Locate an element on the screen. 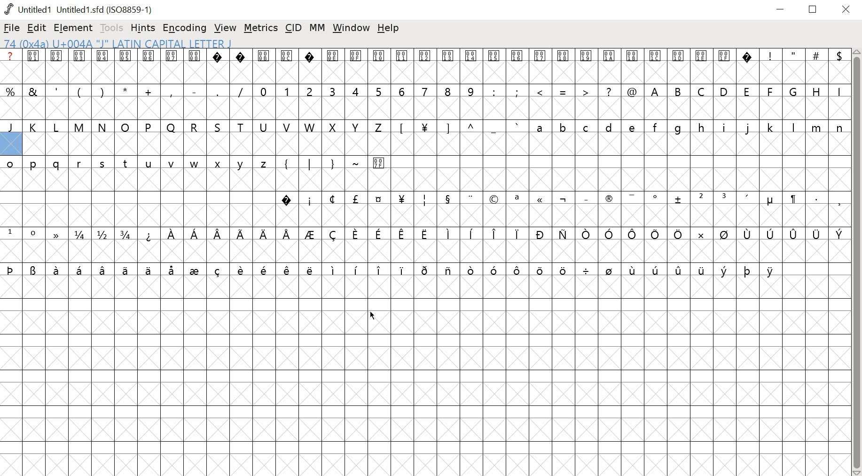 Image resolution: width=862 pixels, height=476 pixels. numbers is located at coordinates (367, 91).